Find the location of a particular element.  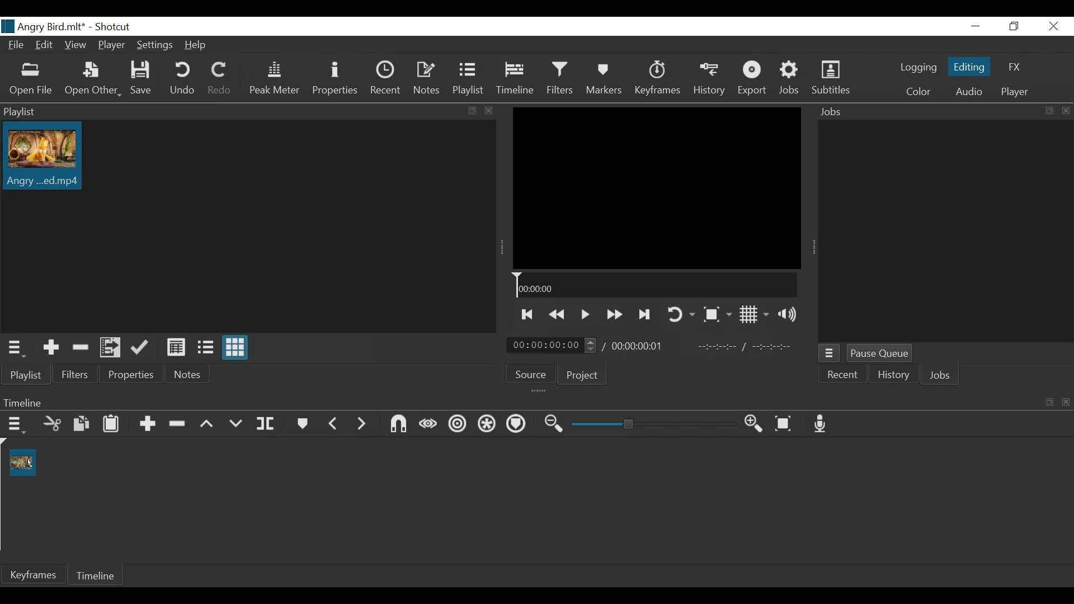

Edit is located at coordinates (45, 45).